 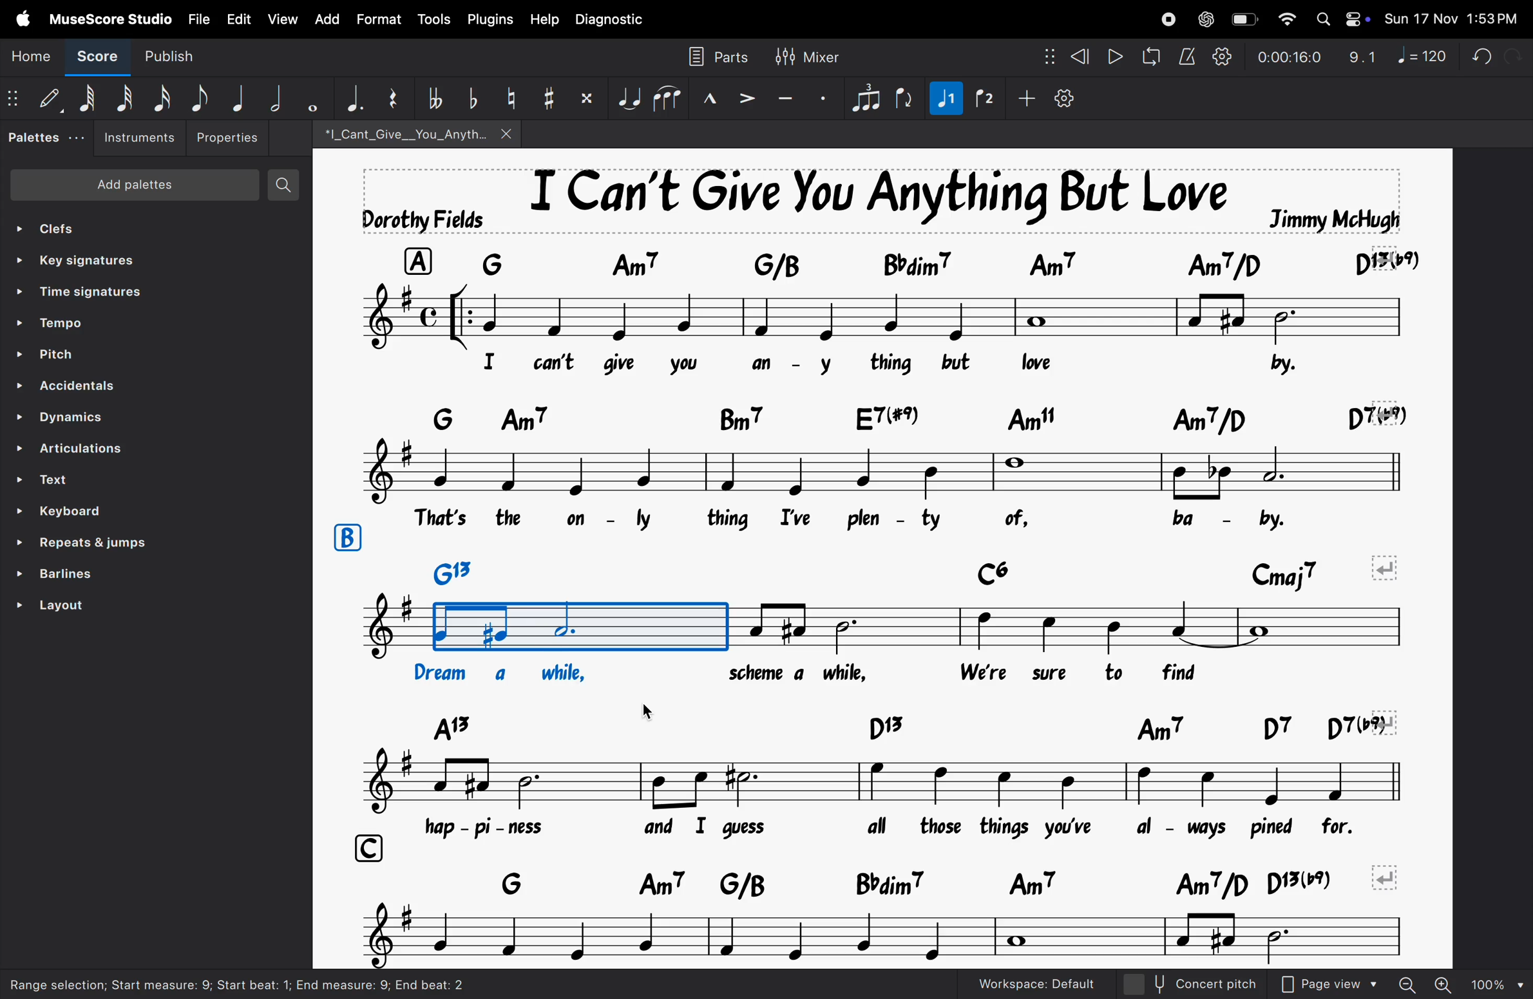 What do you see at coordinates (1289, 57) in the screenshot?
I see `playback time` at bounding box center [1289, 57].